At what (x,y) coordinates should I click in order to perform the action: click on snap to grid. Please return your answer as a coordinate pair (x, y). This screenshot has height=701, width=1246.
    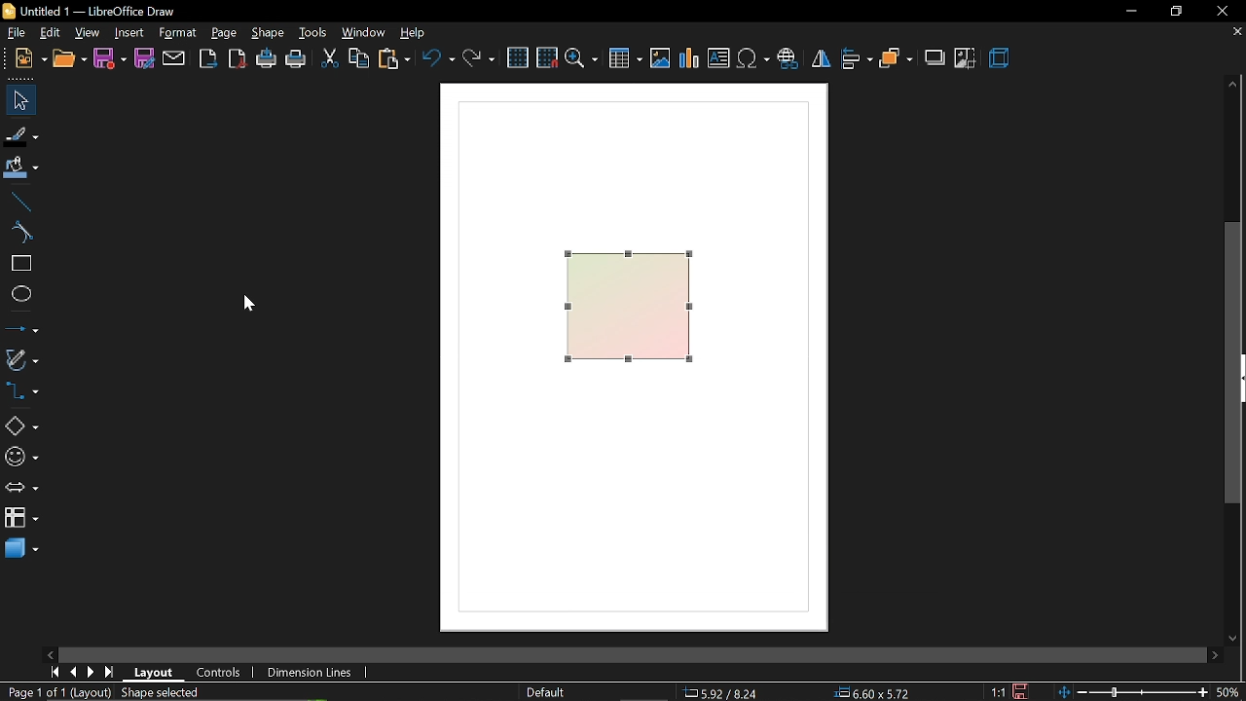
    Looking at the image, I should click on (547, 59).